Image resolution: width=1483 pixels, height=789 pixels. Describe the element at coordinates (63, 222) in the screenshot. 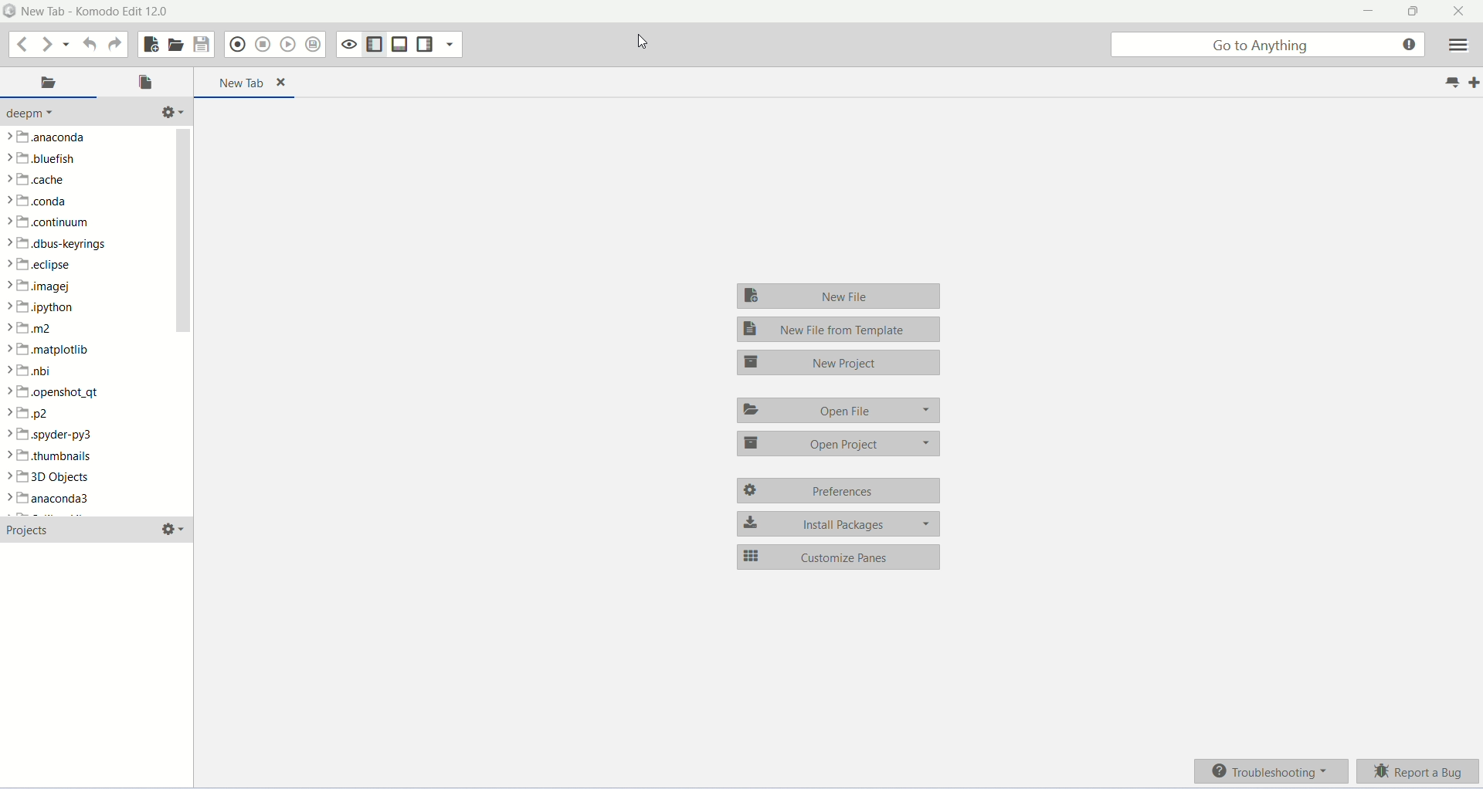

I see `continuum` at that location.